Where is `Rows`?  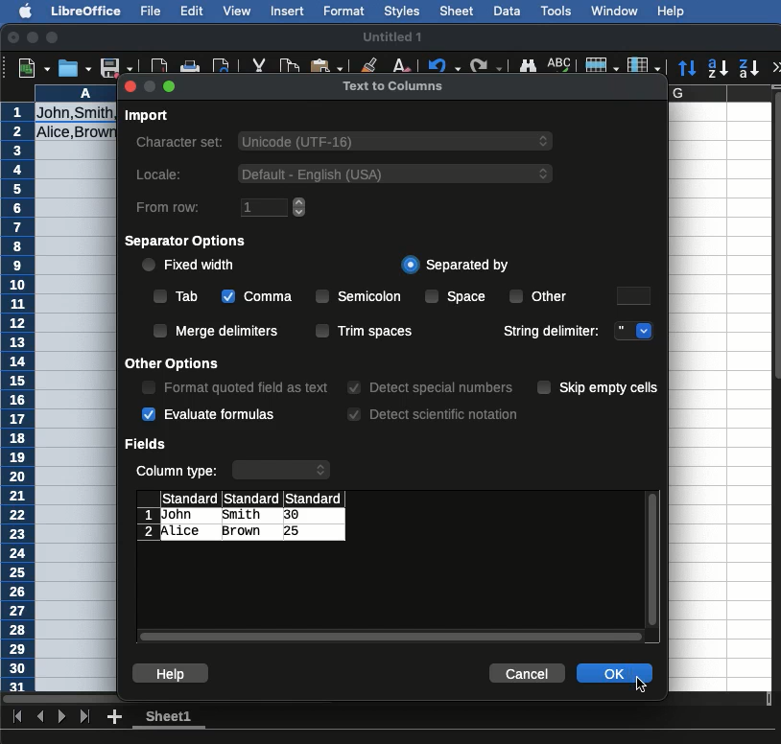 Rows is located at coordinates (603, 66).